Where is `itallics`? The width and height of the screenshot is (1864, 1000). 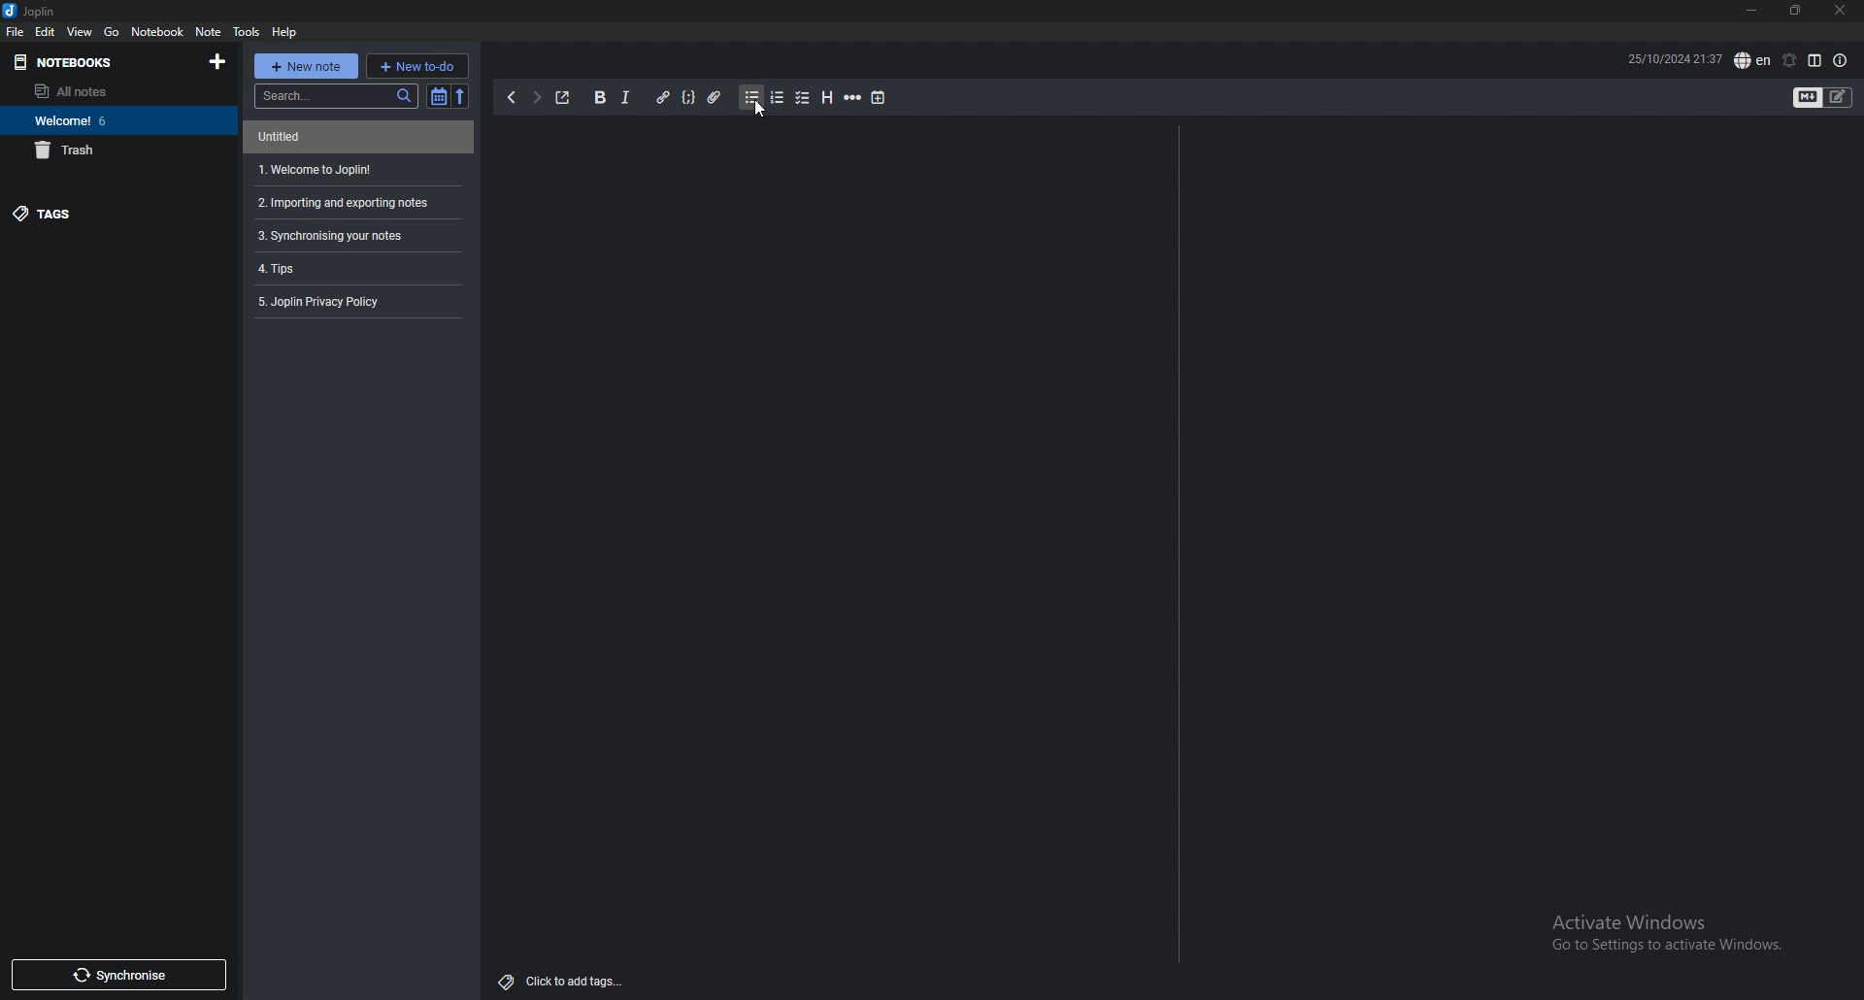 itallics is located at coordinates (629, 97).